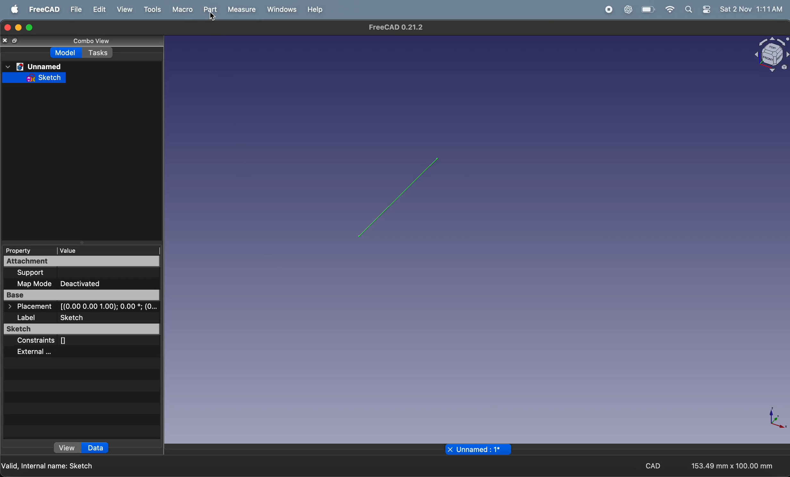 The image size is (790, 477). Describe the element at coordinates (649, 10) in the screenshot. I see `battery` at that location.